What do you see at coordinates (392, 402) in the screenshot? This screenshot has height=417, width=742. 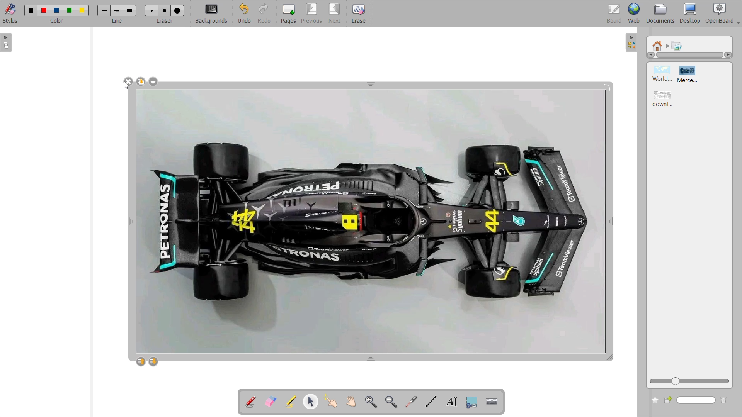 I see `zoom out` at bounding box center [392, 402].